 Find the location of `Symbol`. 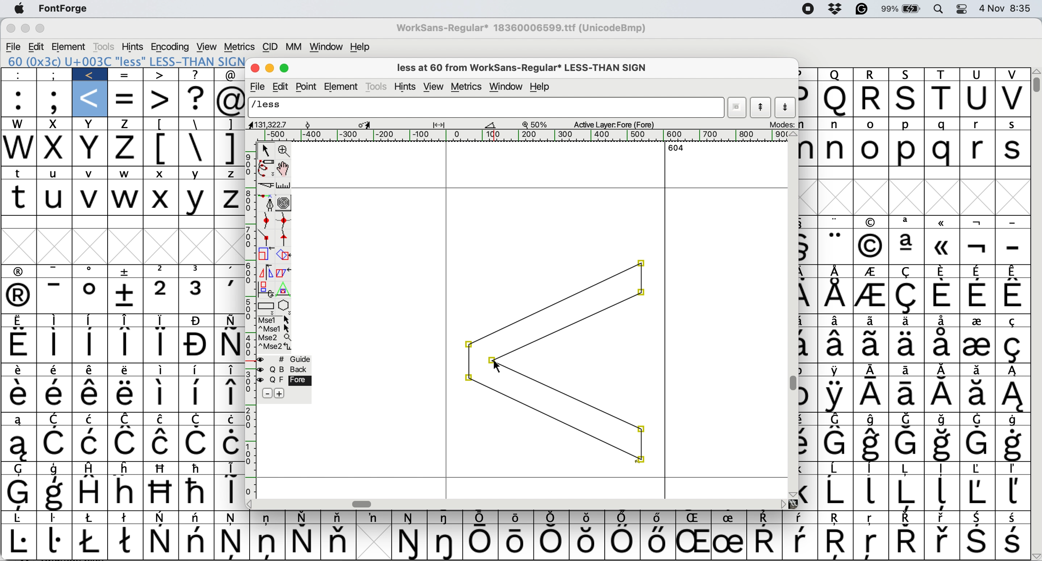

Symbol is located at coordinates (161, 320).